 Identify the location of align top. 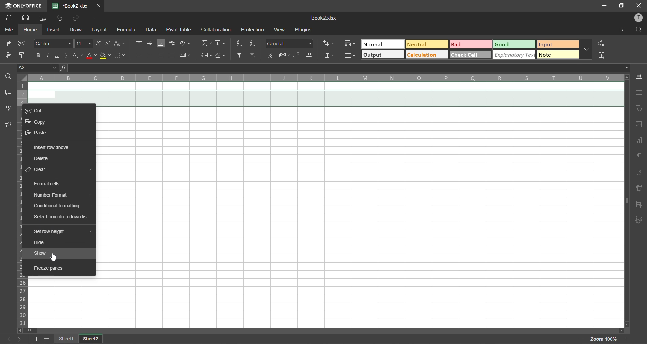
(140, 43).